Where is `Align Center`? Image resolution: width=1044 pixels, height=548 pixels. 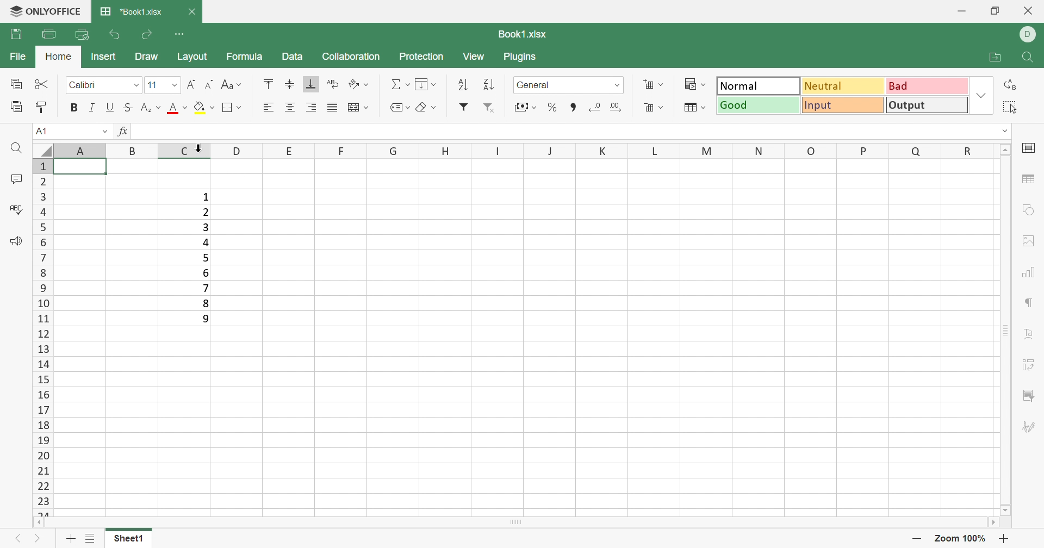
Align Center is located at coordinates (290, 105).